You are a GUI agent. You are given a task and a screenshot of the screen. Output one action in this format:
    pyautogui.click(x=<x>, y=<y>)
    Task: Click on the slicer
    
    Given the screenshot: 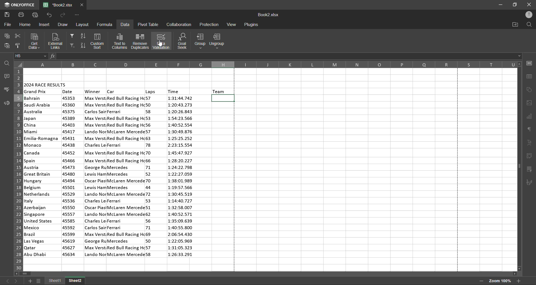 What is the action you would take?
    pyautogui.click(x=530, y=170)
    